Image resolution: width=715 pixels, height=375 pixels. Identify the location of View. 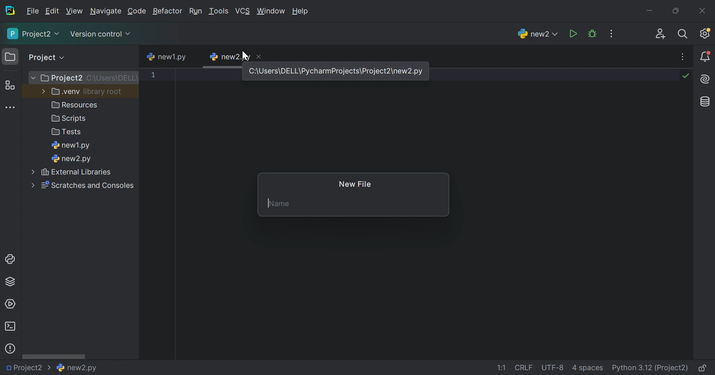
(74, 11).